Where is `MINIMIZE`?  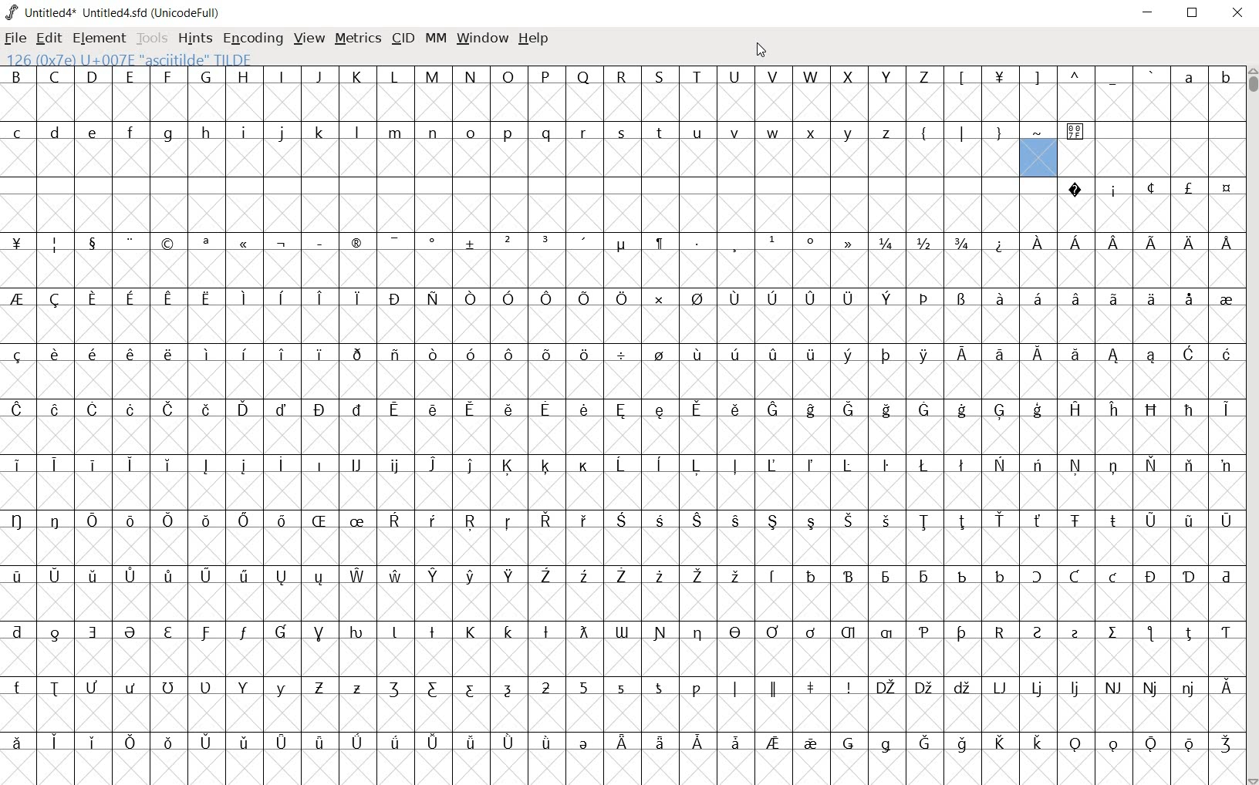
MINIMIZE is located at coordinates (1150, 15).